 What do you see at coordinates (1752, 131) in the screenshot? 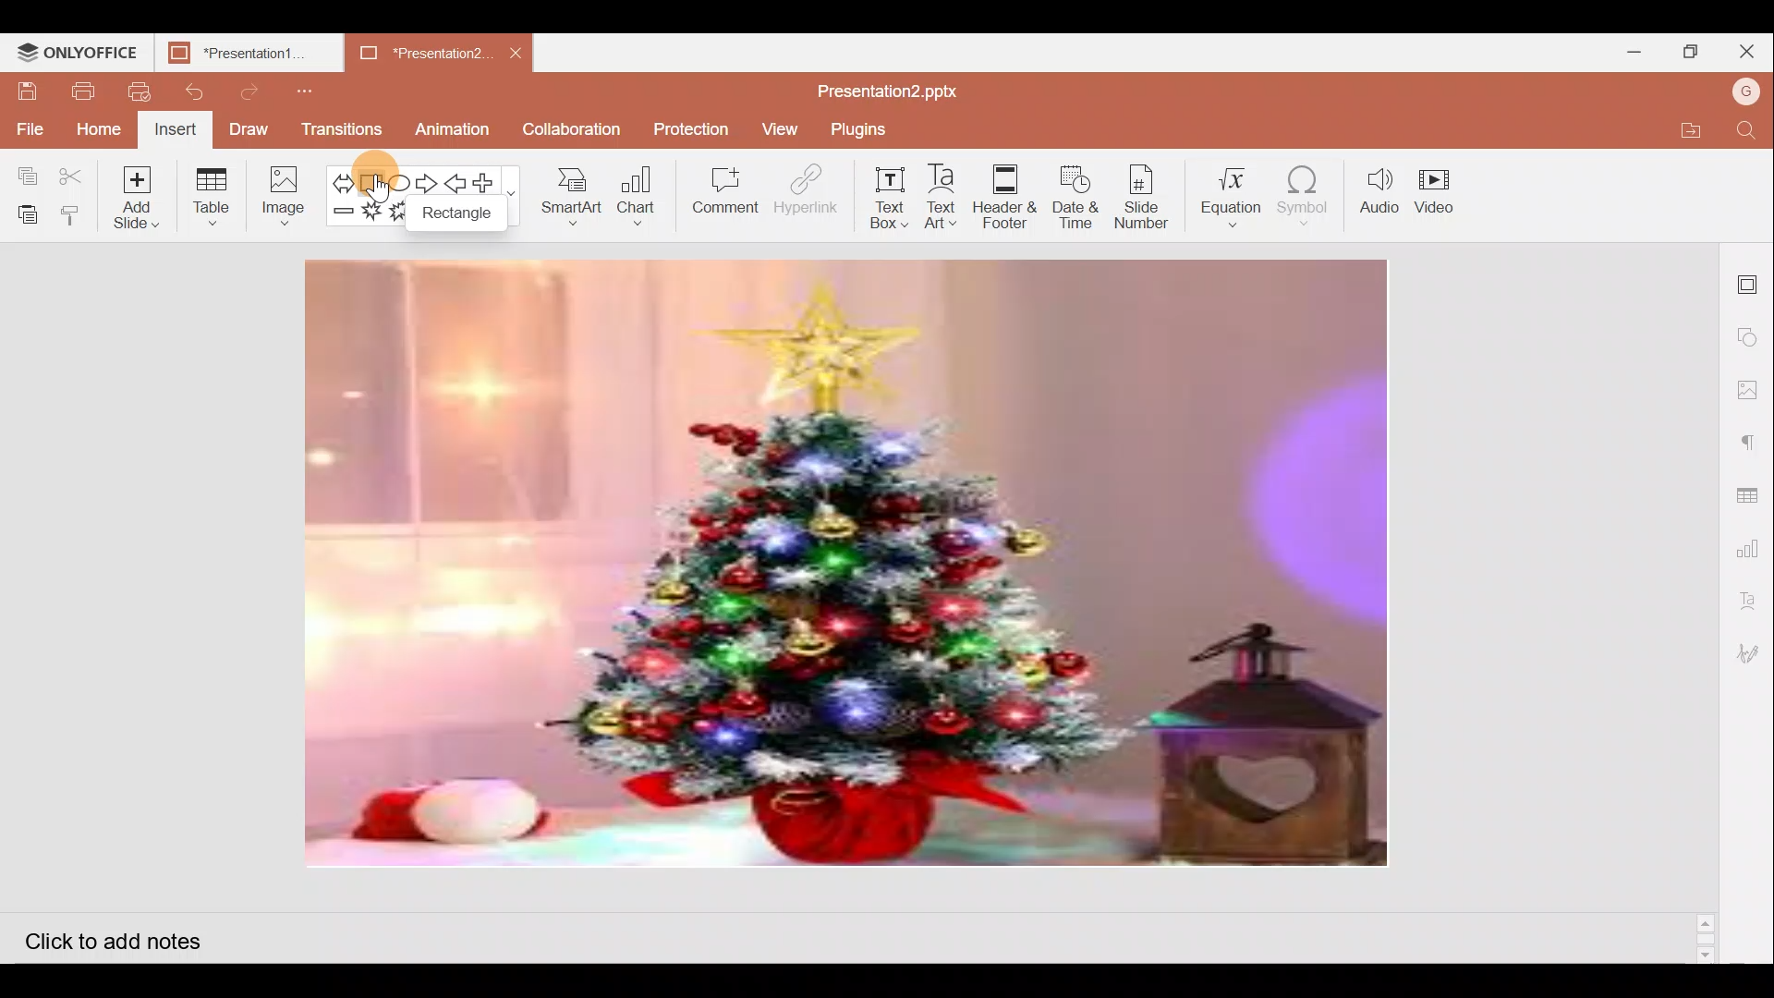
I see `Find` at bounding box center [1752, 131].